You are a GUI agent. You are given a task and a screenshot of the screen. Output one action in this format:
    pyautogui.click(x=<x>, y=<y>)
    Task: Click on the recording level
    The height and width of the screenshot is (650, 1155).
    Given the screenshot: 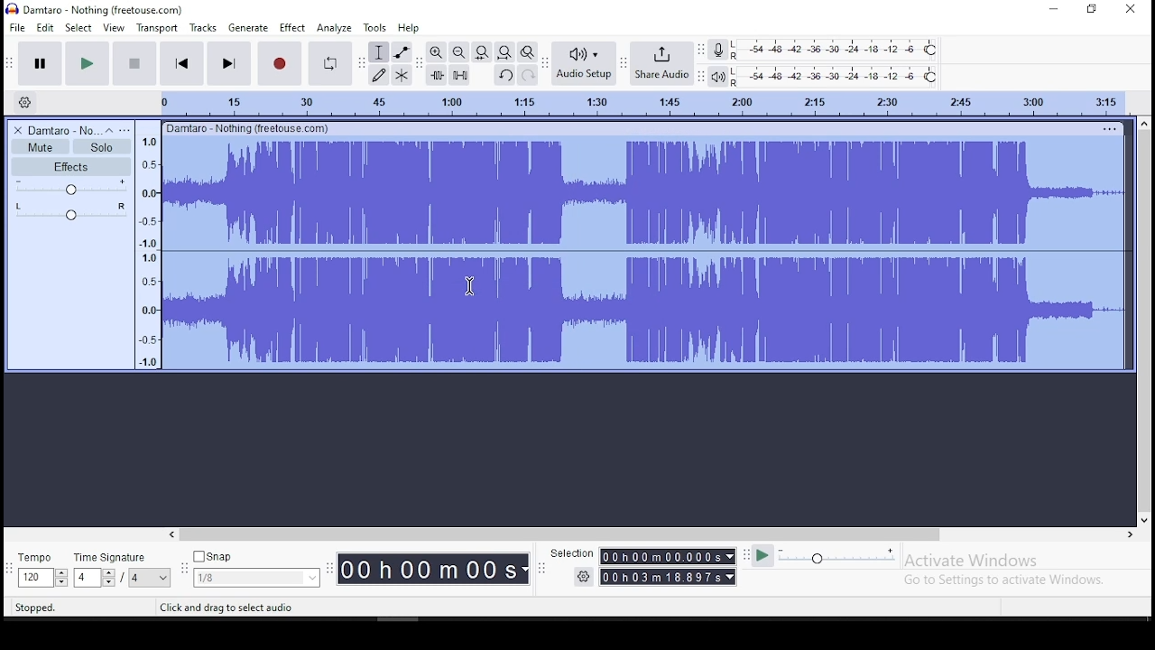 What is the action you would take?
    pyautogui.click(x=835, y=50)
    